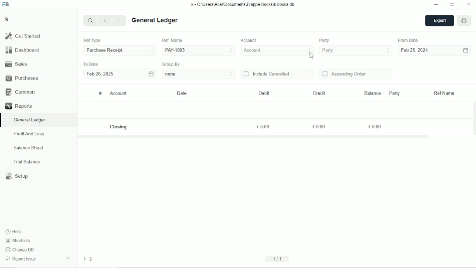  What do you see at coordinates (409, 40) in the screenshot?
I see `From date` at bounding box center [409, 40].